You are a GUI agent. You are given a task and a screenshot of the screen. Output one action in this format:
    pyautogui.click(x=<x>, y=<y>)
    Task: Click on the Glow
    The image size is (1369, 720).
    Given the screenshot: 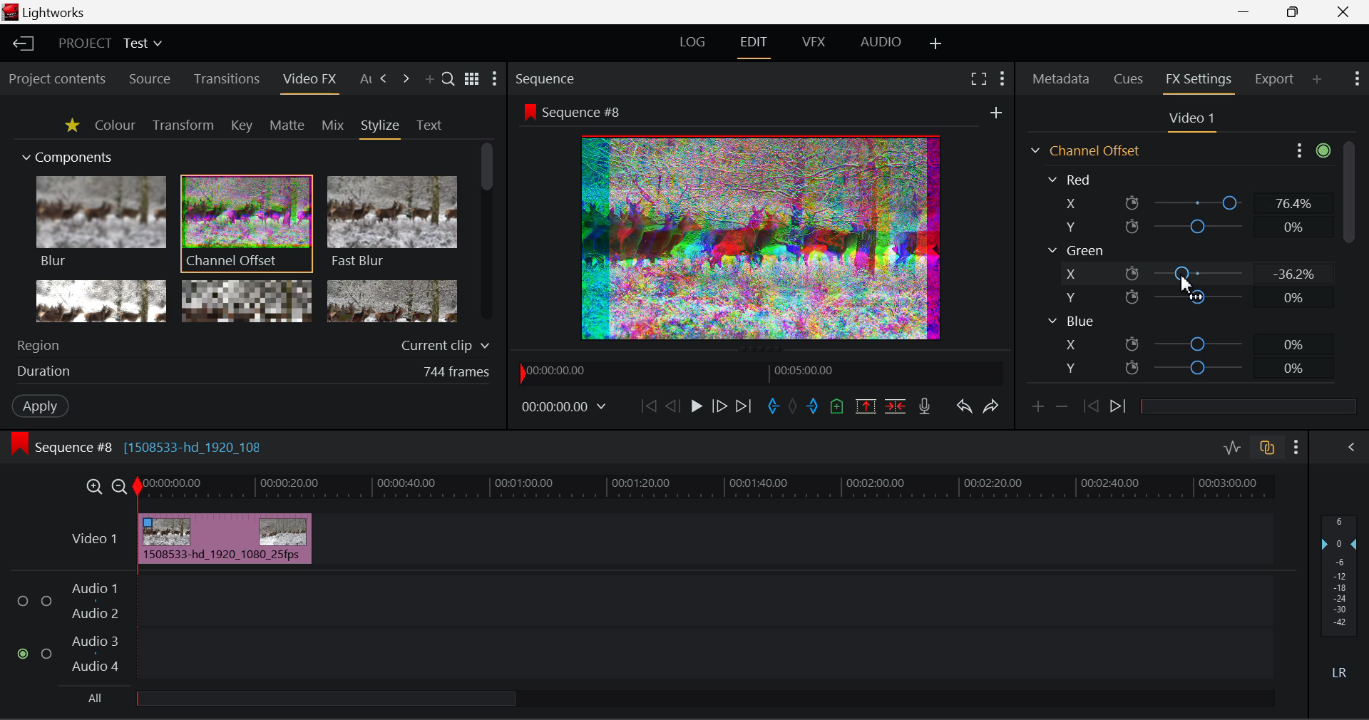 What is the action you would take?
    pyautogui.click(x=99, y=300)
    